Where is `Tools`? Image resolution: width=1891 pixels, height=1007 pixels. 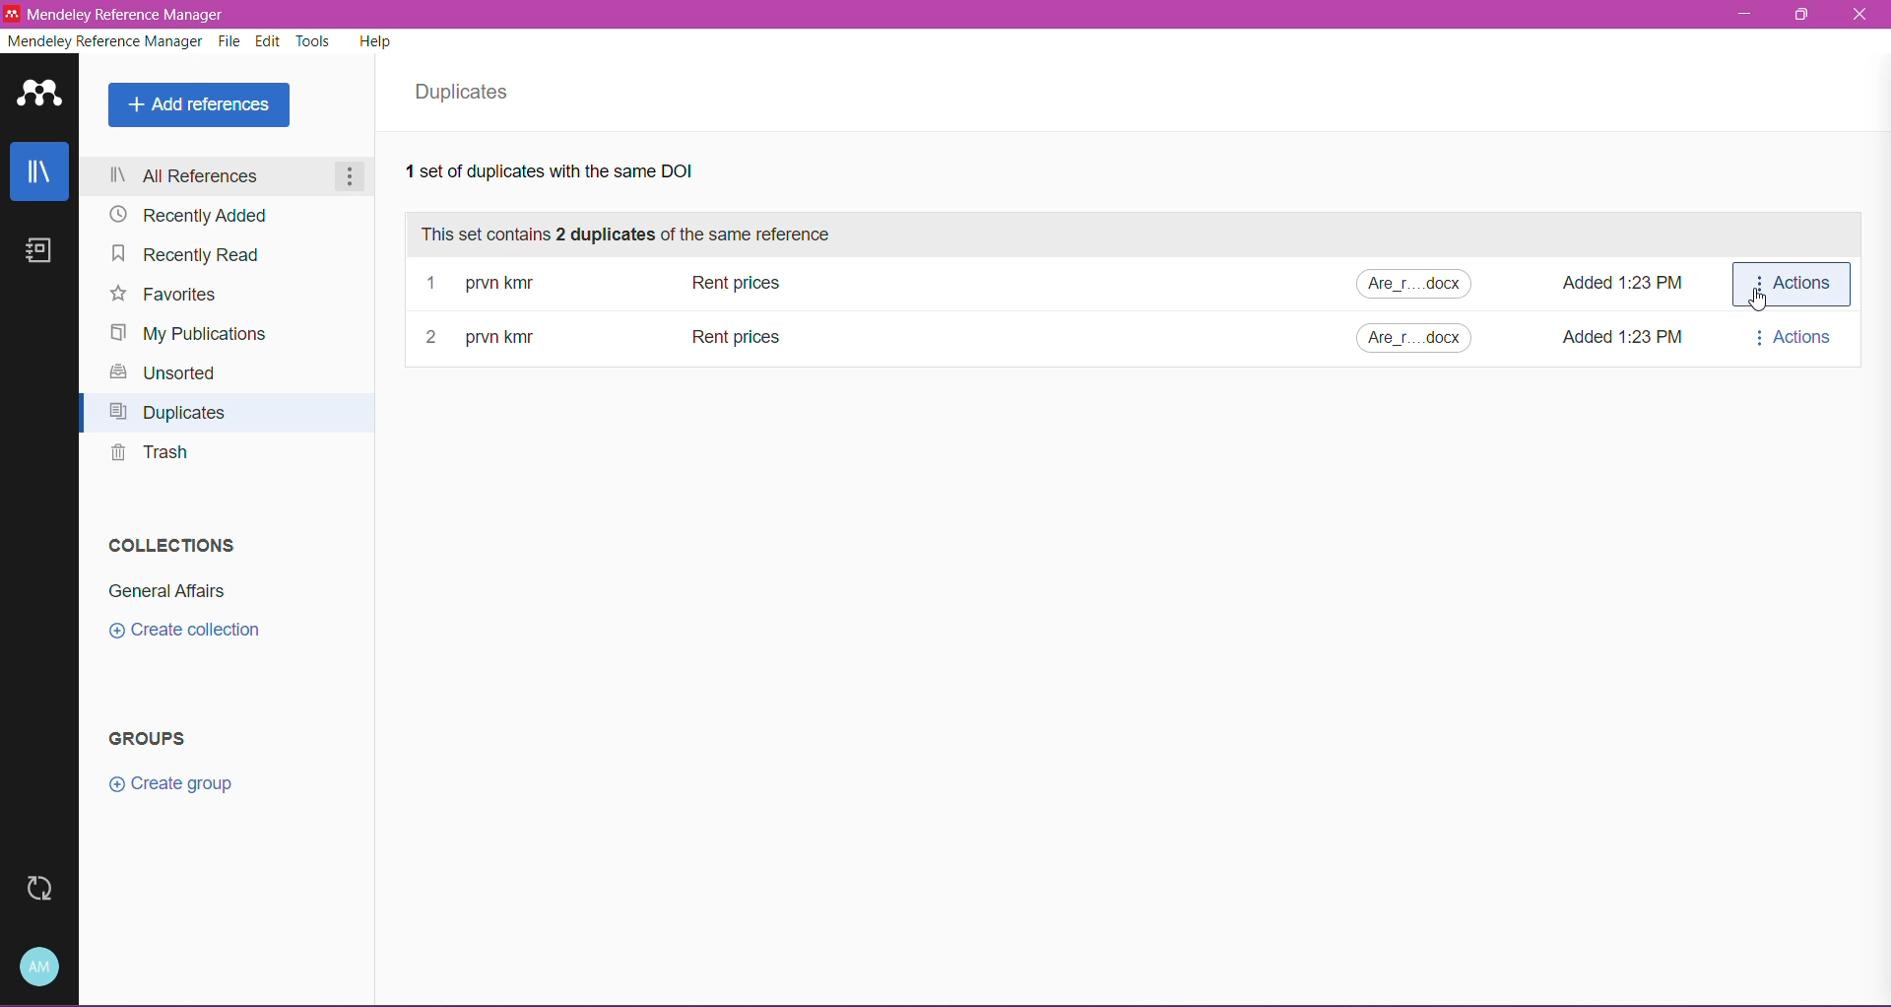 Tools is located at coordinates (314, 40).